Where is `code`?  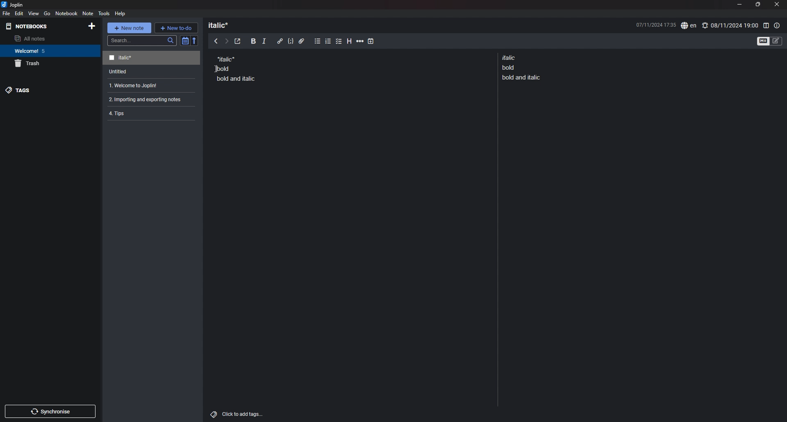 code is located at coordinates (290, 41).